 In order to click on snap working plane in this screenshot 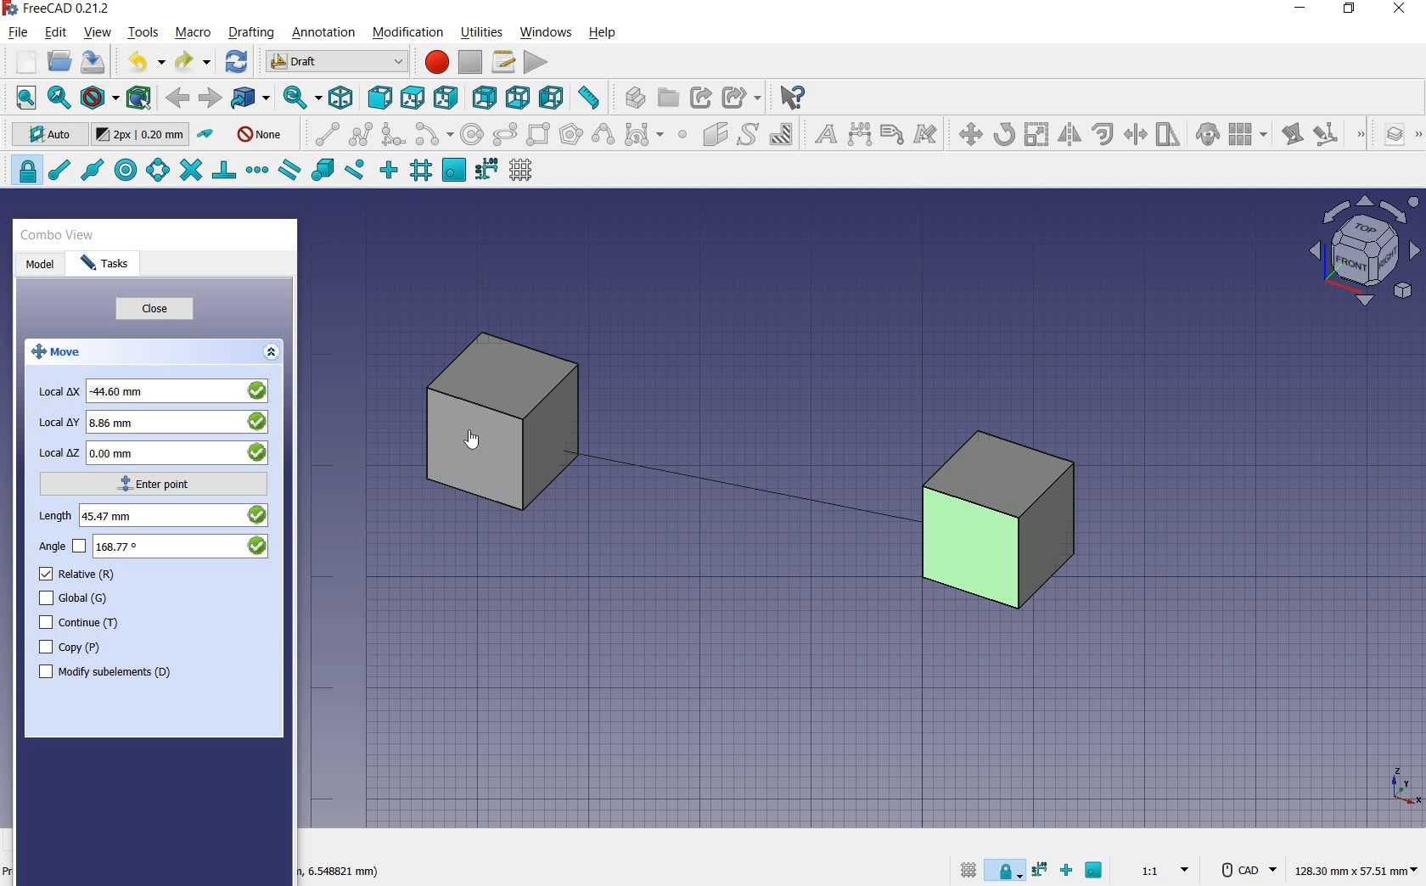, I will do `click(455, 171)`.